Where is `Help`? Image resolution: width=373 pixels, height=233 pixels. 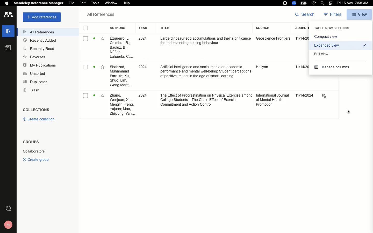
Help is located at coordinates (126, 3).